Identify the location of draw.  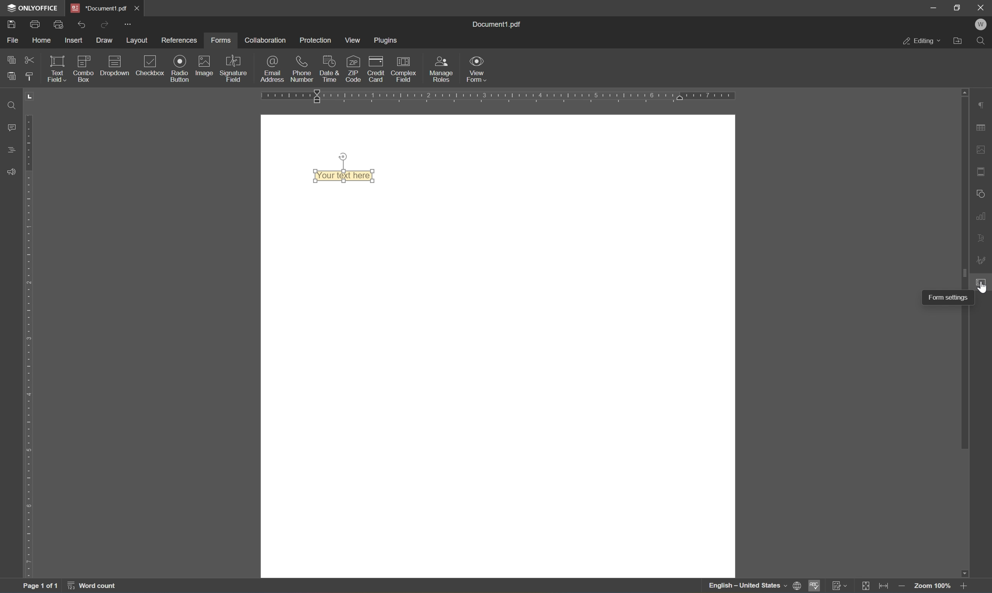
(103, 41).